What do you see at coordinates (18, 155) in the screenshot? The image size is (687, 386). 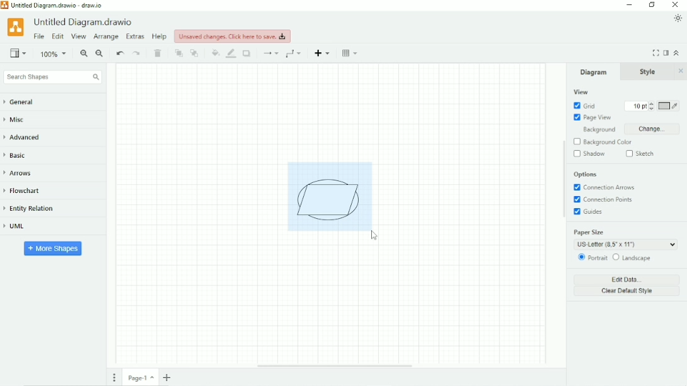 I see `Basic` at bounding box center [18, 155].